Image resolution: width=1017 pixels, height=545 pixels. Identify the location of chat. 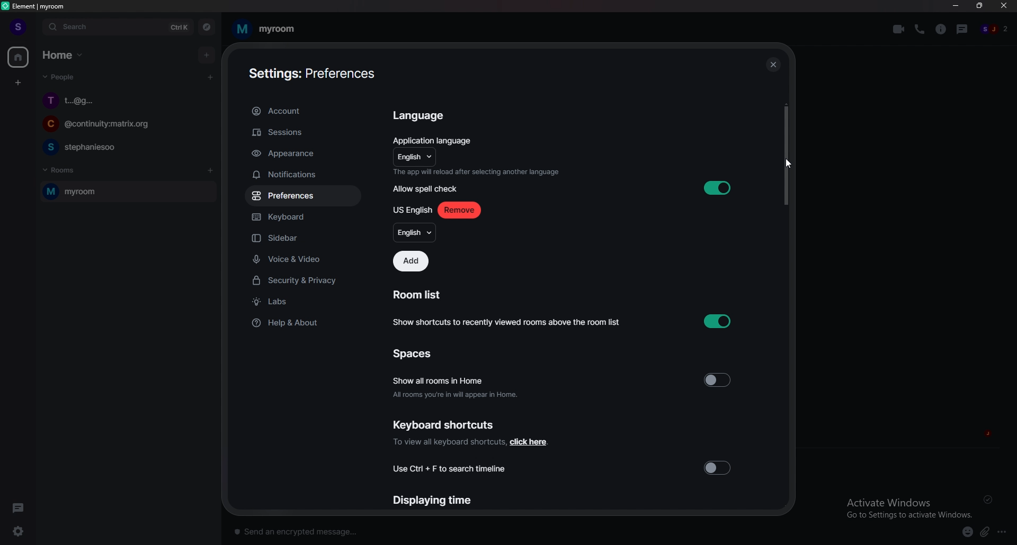
(125, 147).